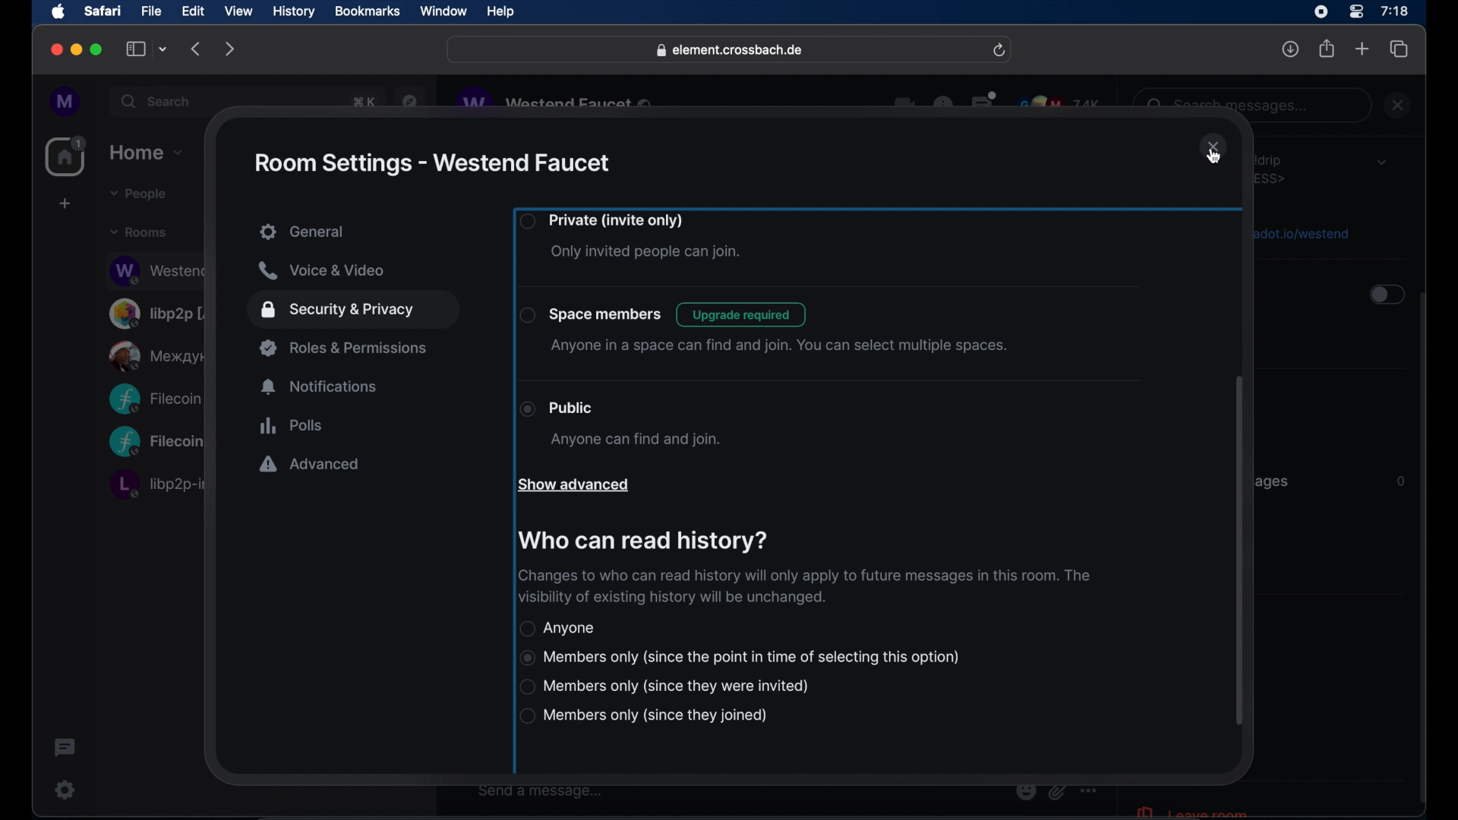  Describe the element at coordinates (802, 587) in the screenshot. I see `history changes rules` at that location.